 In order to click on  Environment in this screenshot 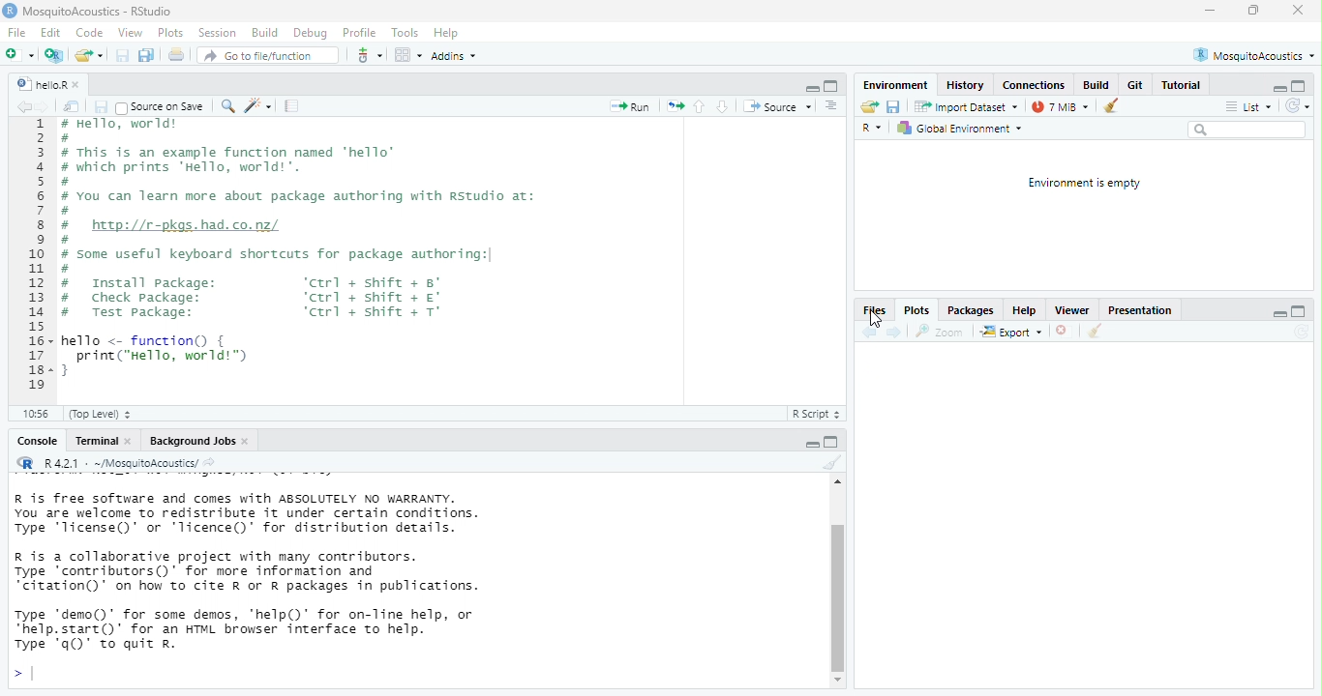, I will do `click(896, 84)`.